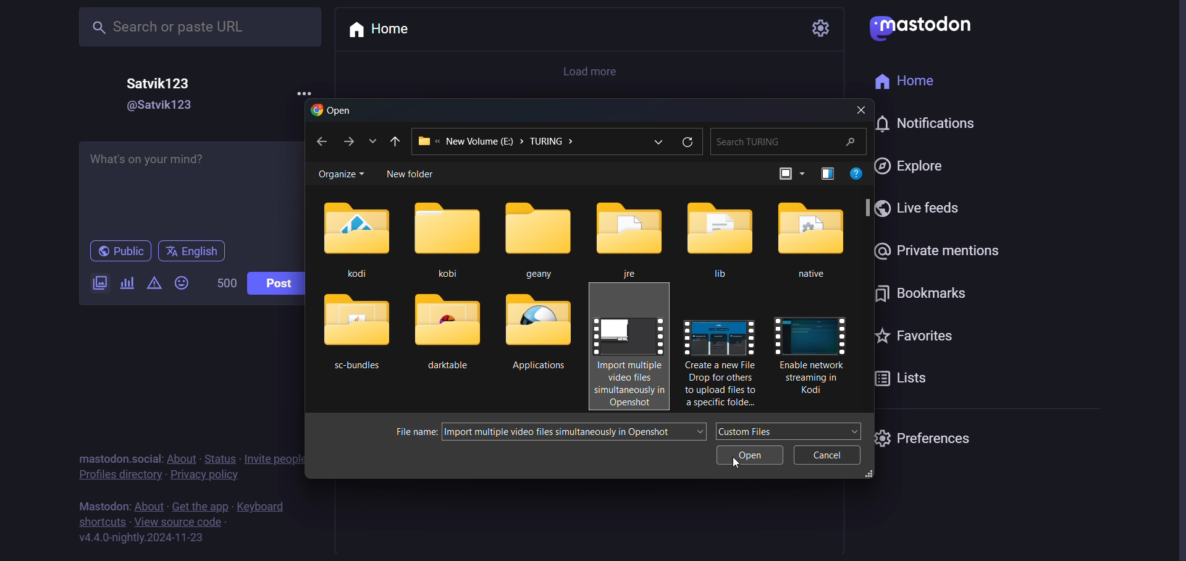 The image size is (1186, 561). I want to click on sc-bundles, so click(356, 334).